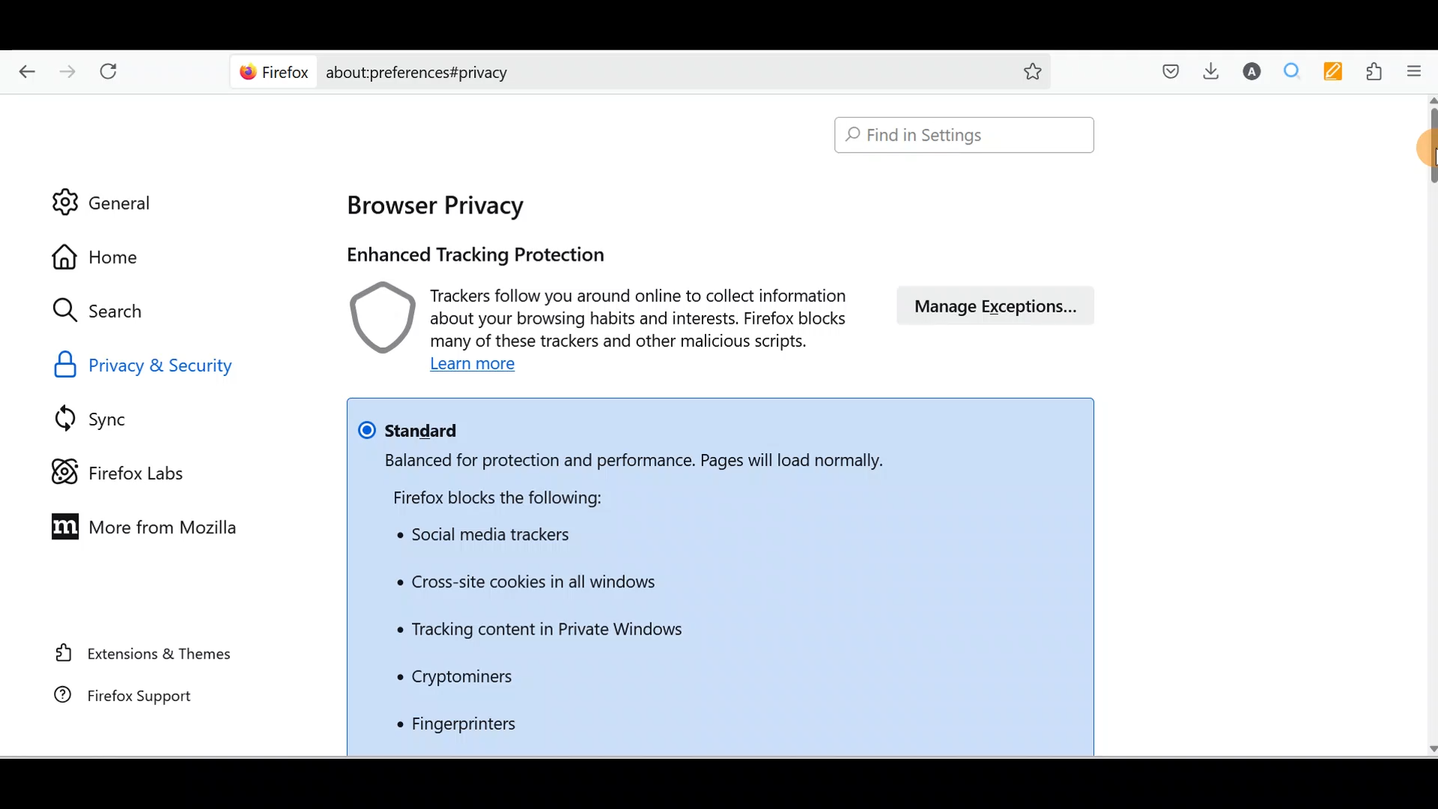  Describe the element at coordinates (161, 368) in the screenshot. I see `Privacy & Security` at that location.